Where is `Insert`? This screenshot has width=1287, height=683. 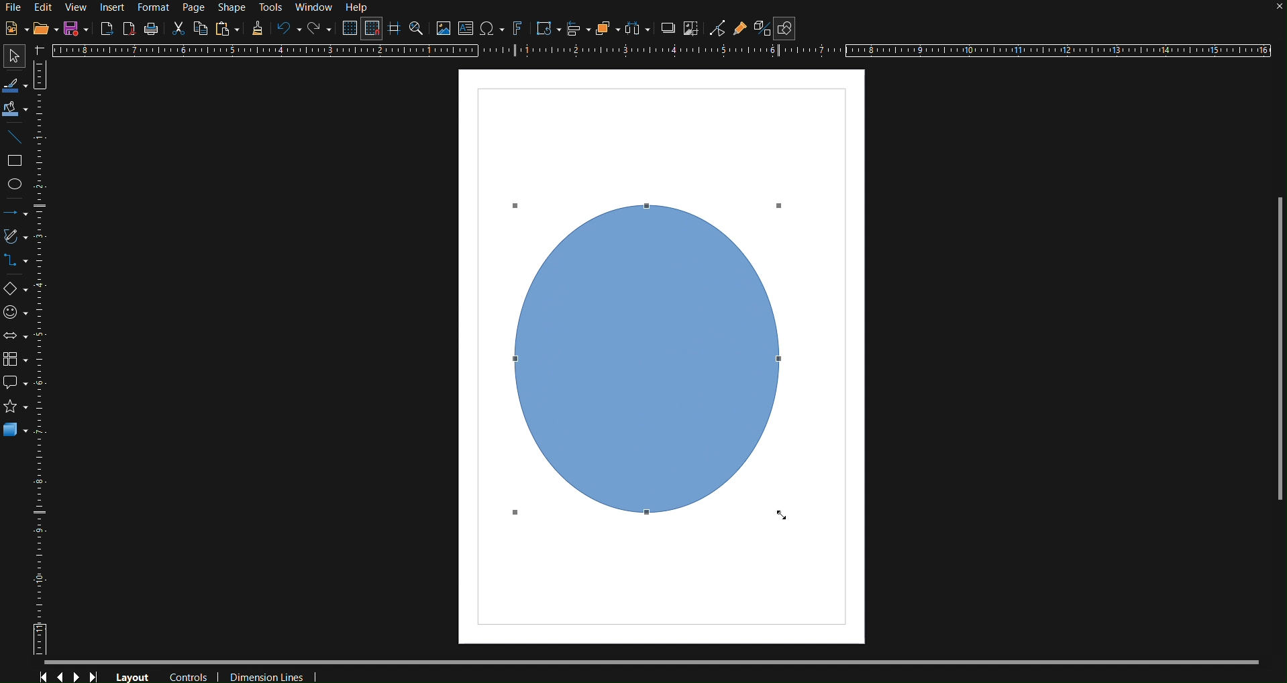 Insert is located at coordinates (114, 7).